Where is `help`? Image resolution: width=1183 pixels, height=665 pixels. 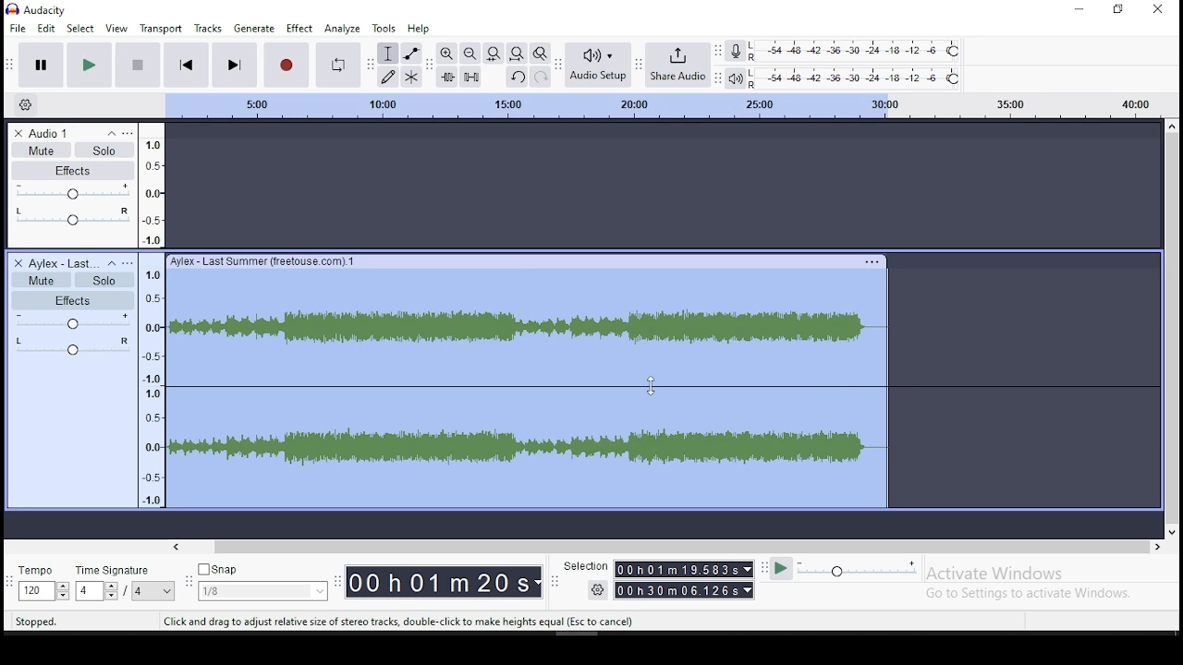 help is located at coordinates (419, 29).